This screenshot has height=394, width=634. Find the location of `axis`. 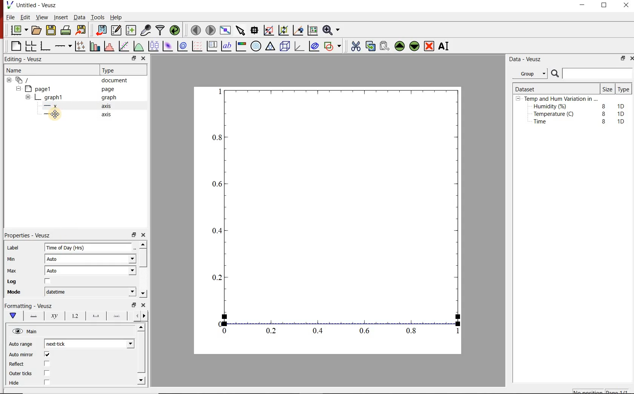

axis is located at coordinates (108, 115).